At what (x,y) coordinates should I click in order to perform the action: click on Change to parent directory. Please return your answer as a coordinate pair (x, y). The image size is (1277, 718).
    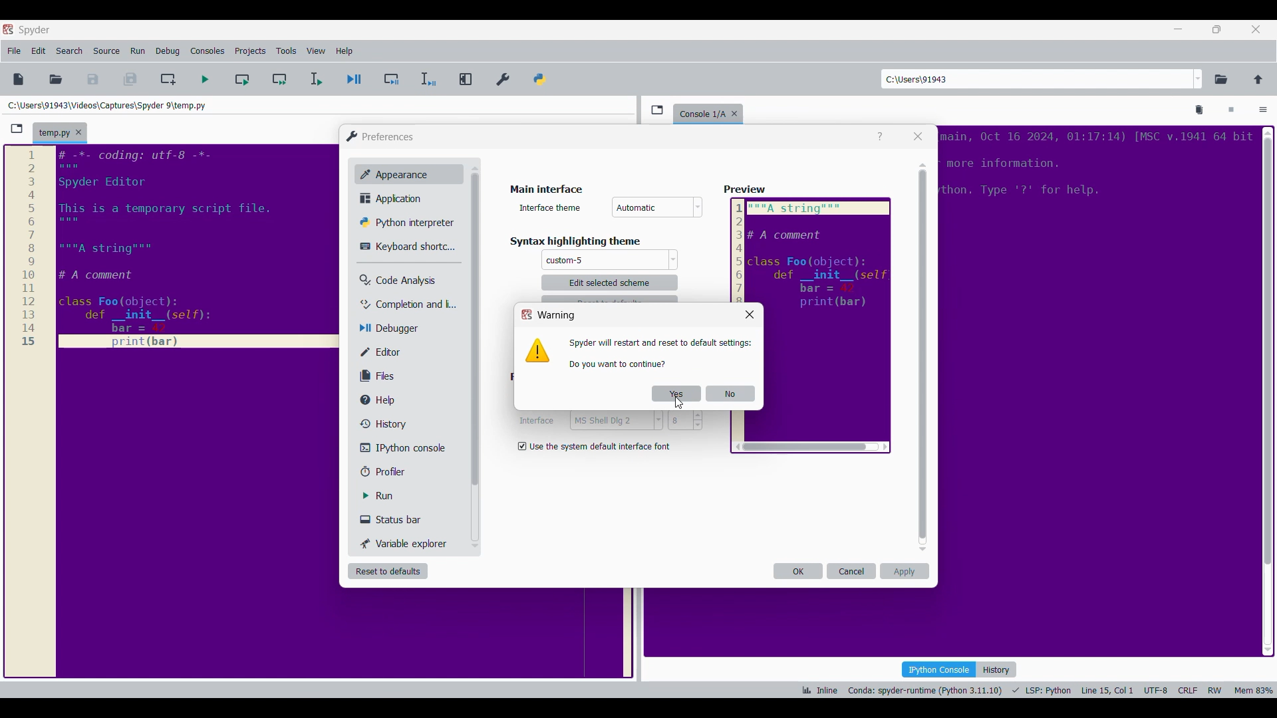
    Looking at the image, I should click on (1258, 80).